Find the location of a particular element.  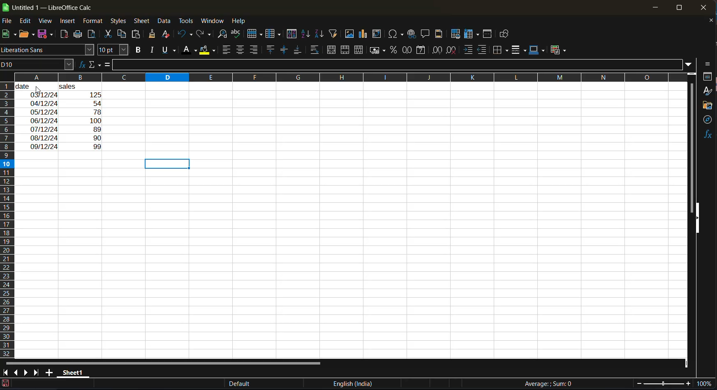

sort descending is located at coordinates (319, 34).